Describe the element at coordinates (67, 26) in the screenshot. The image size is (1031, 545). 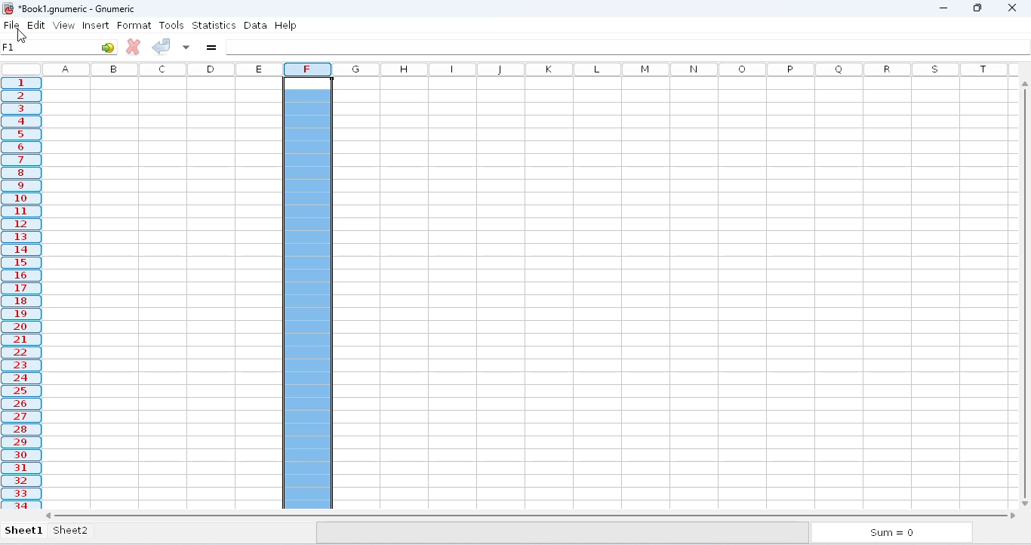
I see `view` at that location.